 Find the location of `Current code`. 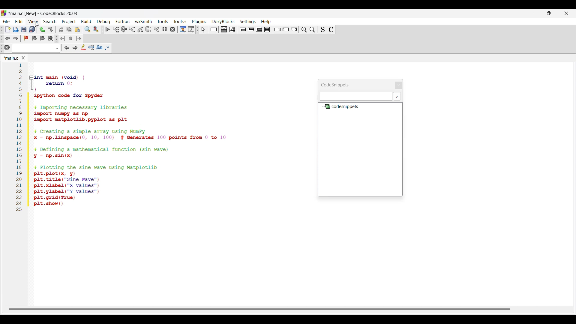

Current code is located at coordinates (115, 137).